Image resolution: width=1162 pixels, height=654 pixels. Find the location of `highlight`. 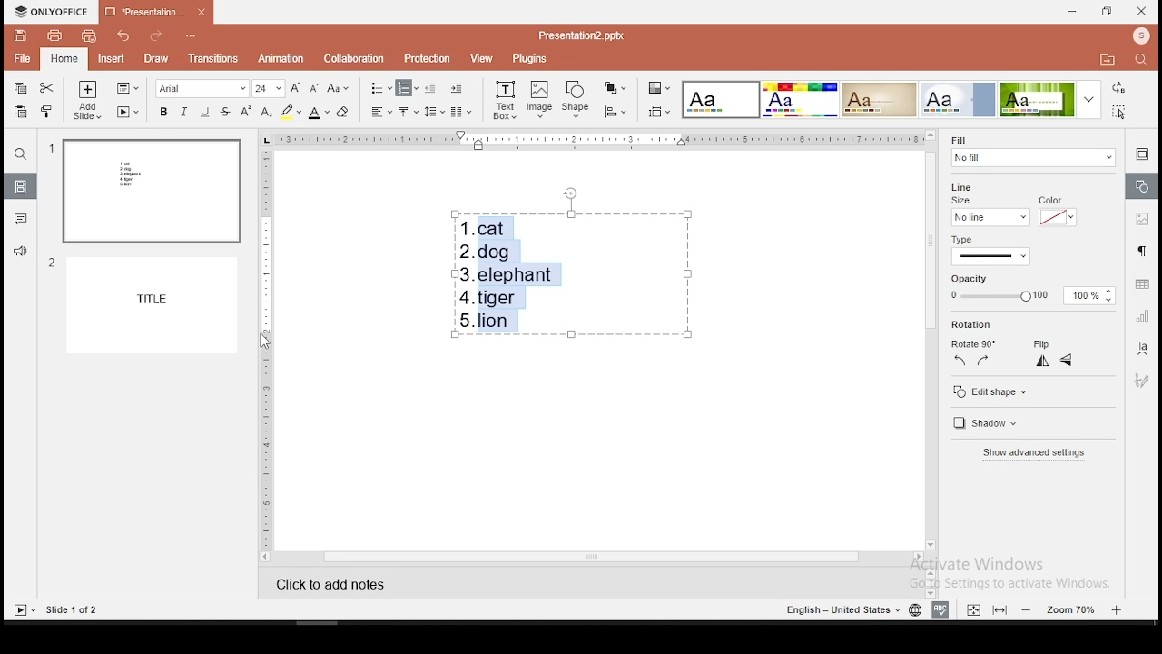

highlight is located at coordinates (290, 112).